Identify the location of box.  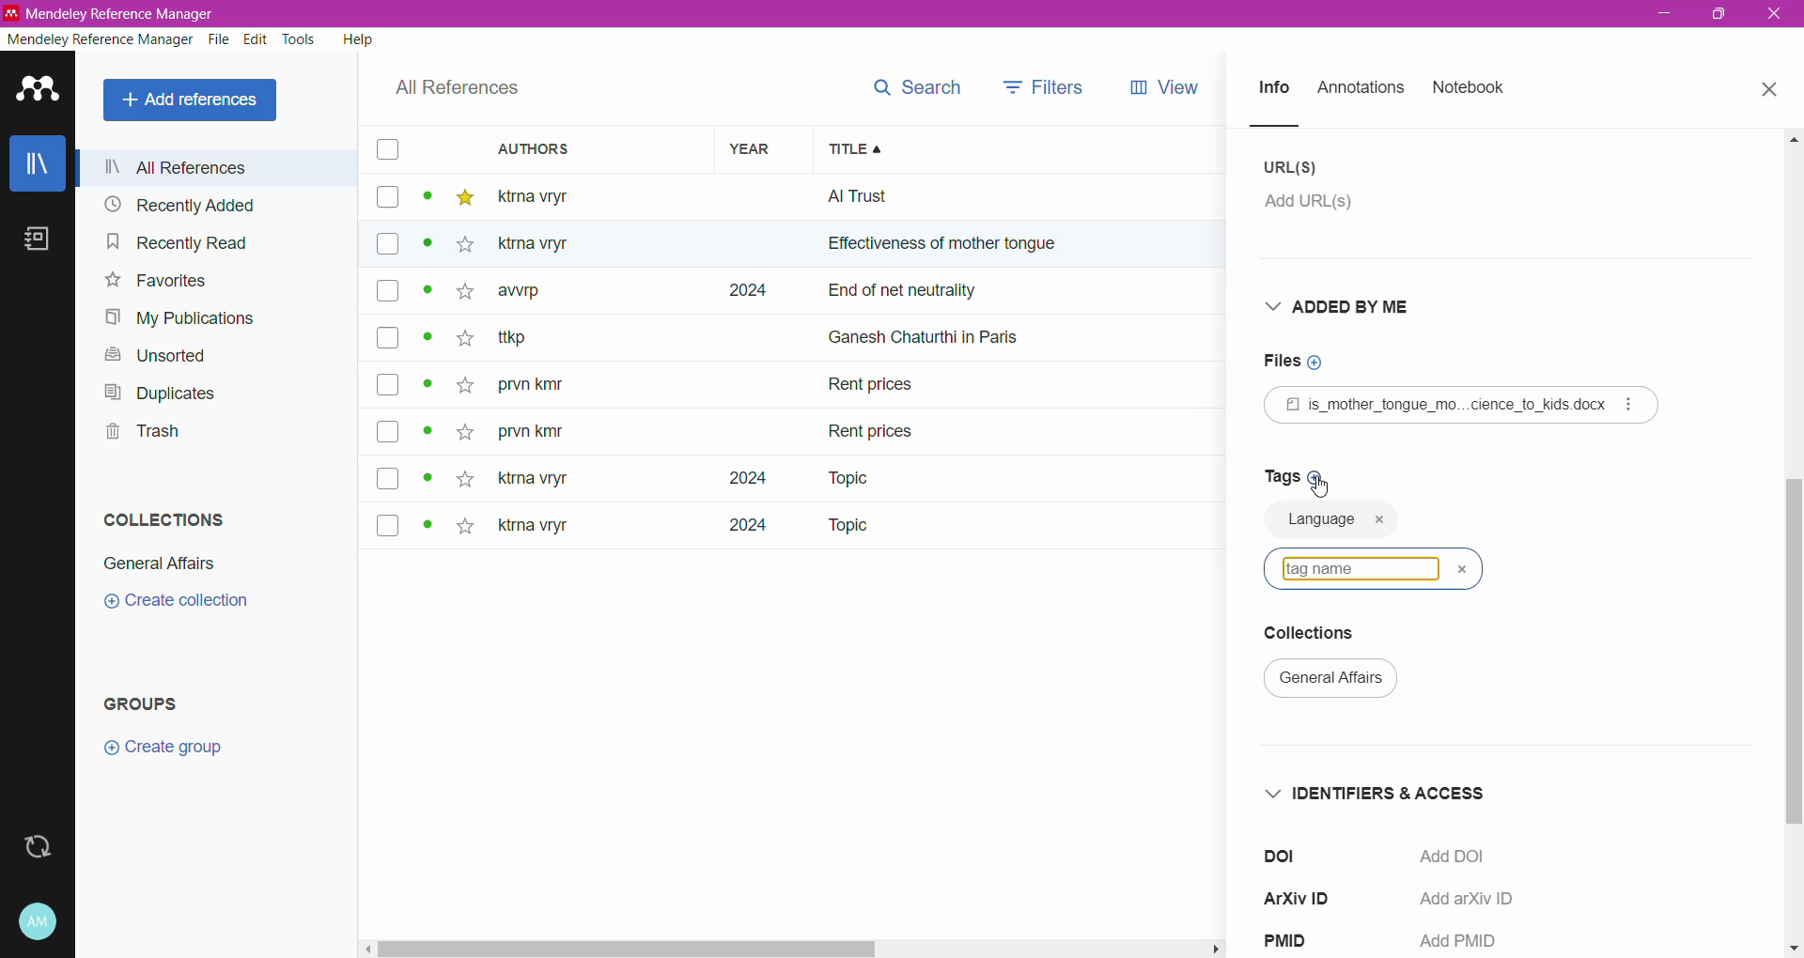
(387, 198).